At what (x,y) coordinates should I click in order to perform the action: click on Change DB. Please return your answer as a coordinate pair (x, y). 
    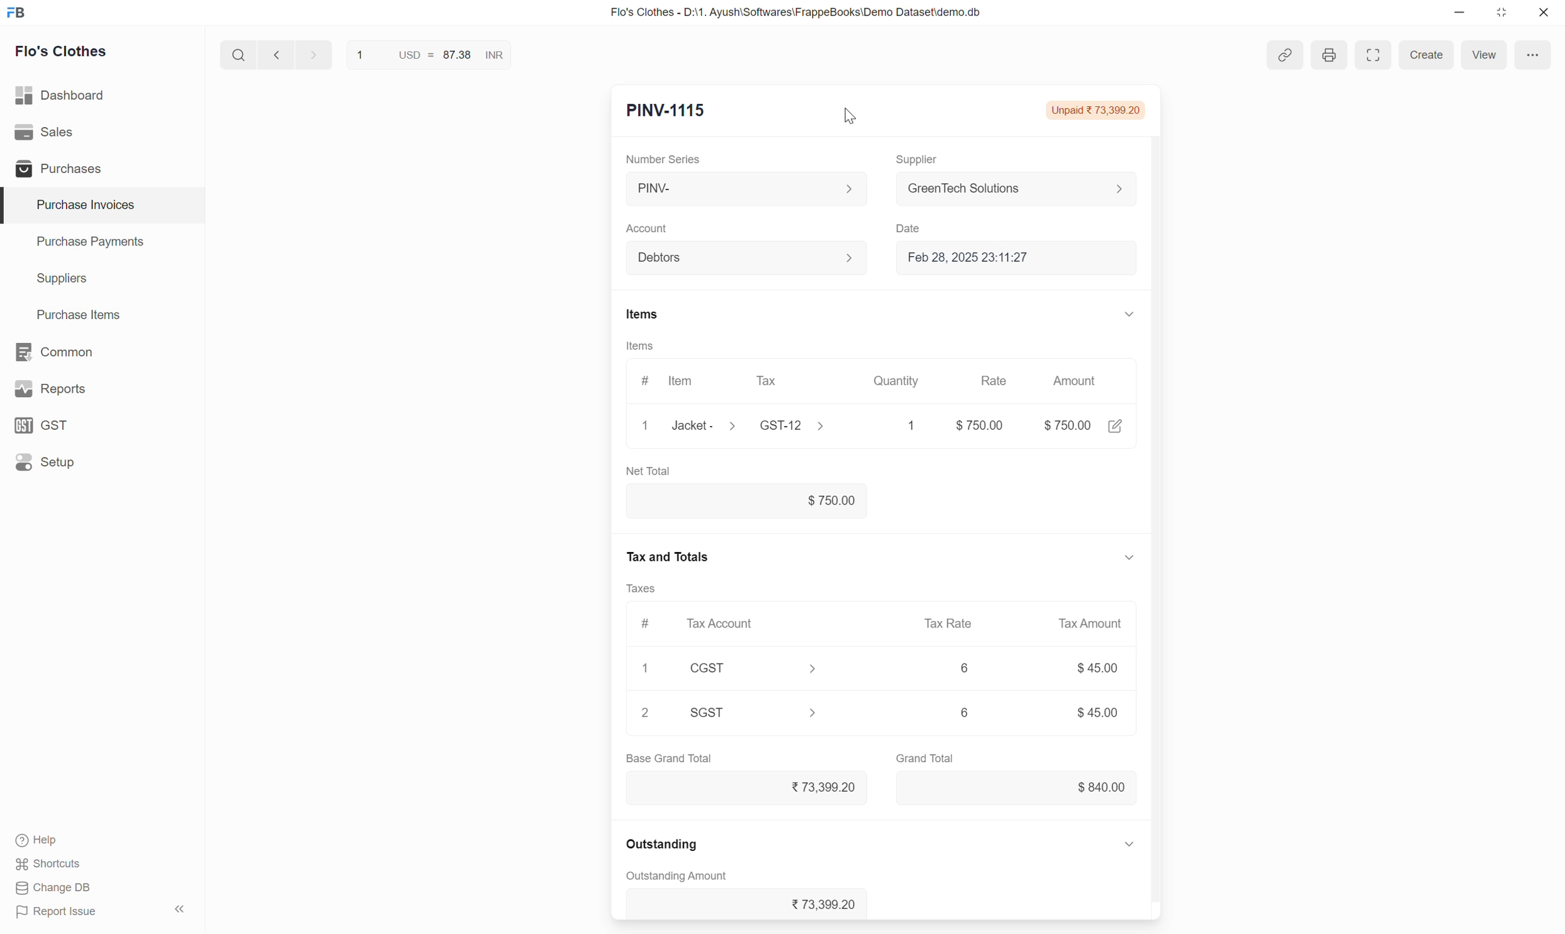
    Looking at the image, I should click on (54, 888).